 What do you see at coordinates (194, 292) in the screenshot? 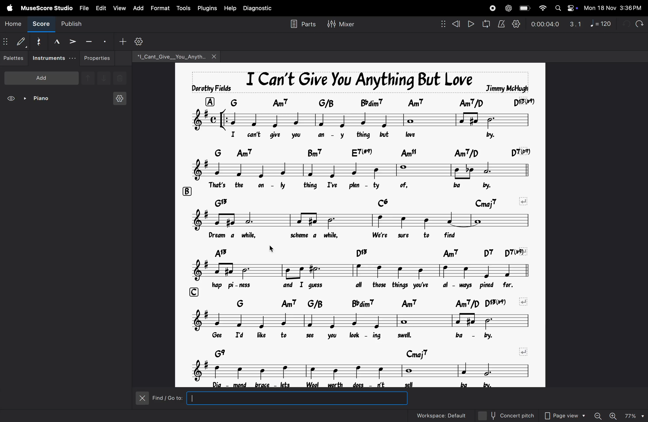
I see `row` at bounding box center [194, 292].